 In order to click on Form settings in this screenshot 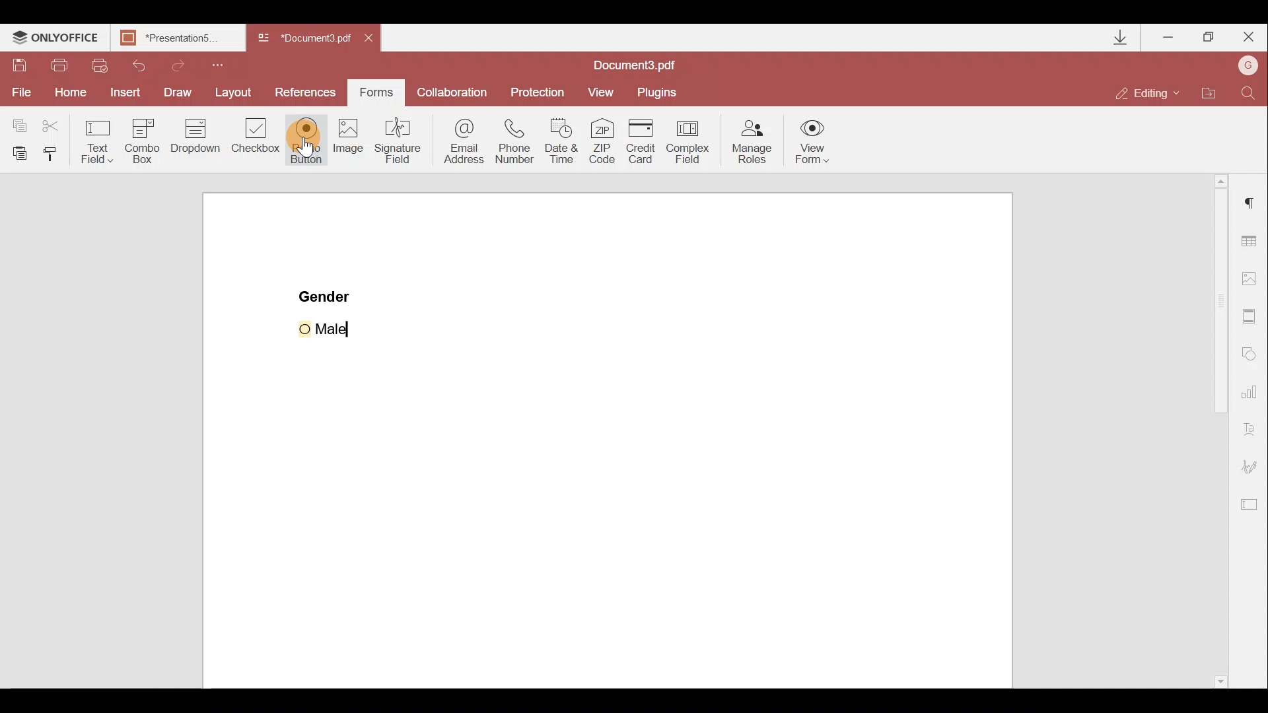, I will do `click(1252, 508)`.